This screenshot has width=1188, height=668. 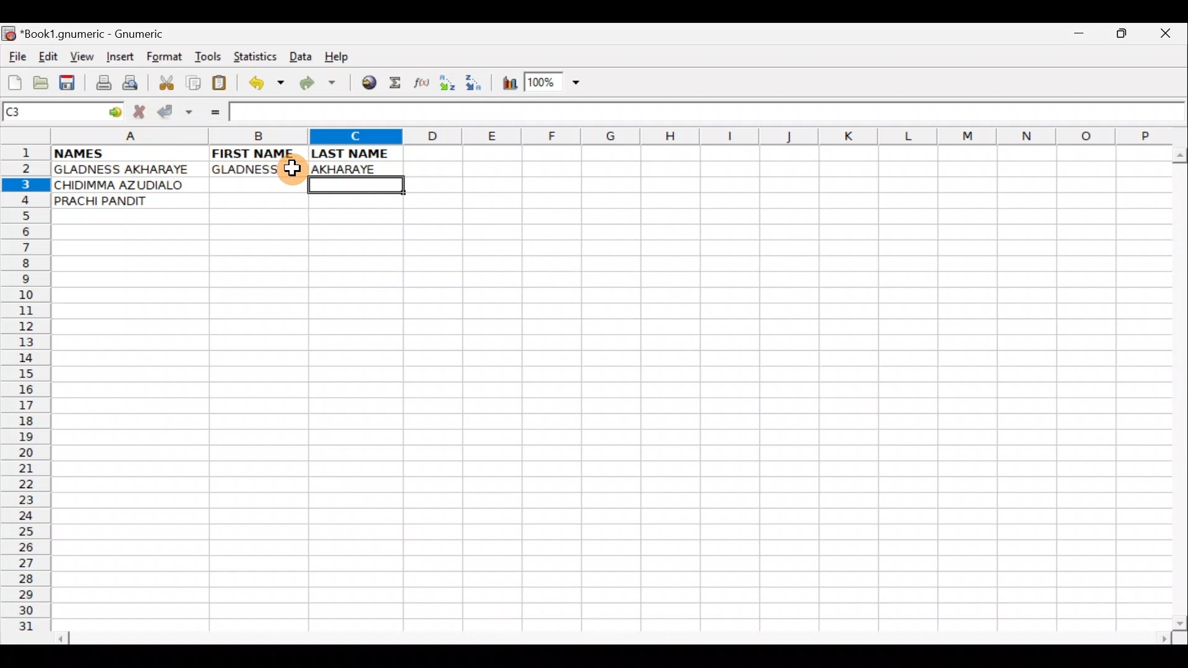 What do you see at coordinates (209, 57) in the screenshot?
I see `Tools` at bounding box center [209, 57].